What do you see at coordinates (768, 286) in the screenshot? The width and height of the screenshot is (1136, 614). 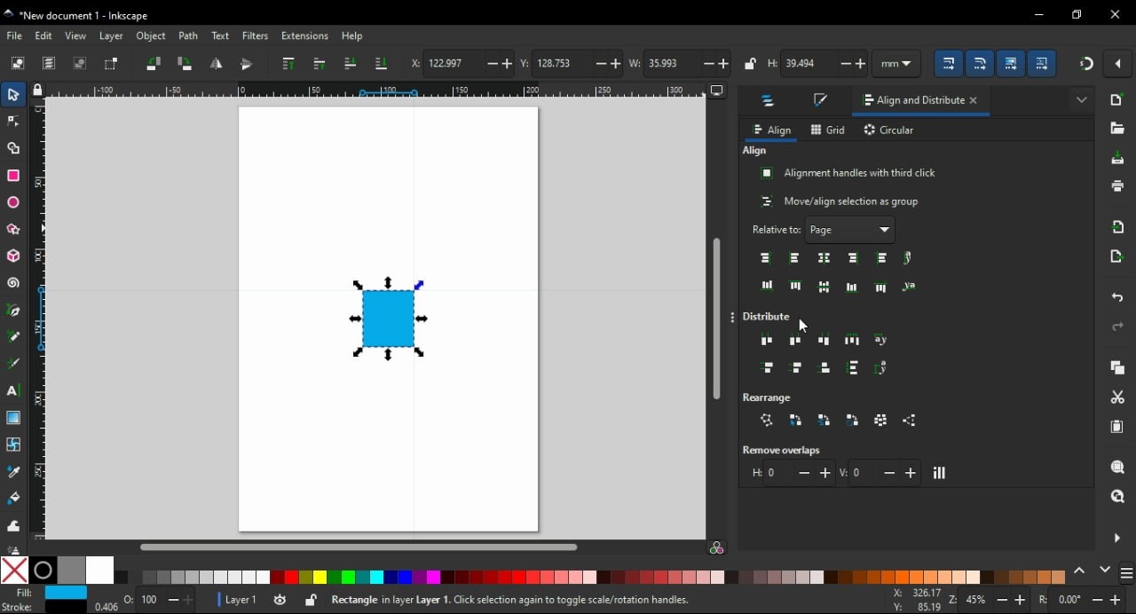 I see `align bottom edge of objects to top edge of anchor` at bounding box center [768, 286].